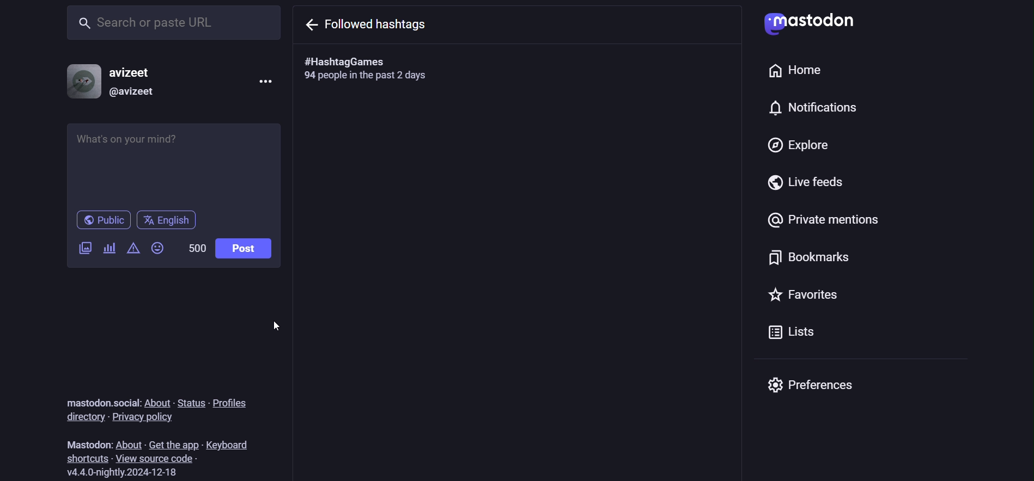 Image resolution: width=1034 pixels, height=481 pixels. I want to click on mastodon.social, so click(104, 398).